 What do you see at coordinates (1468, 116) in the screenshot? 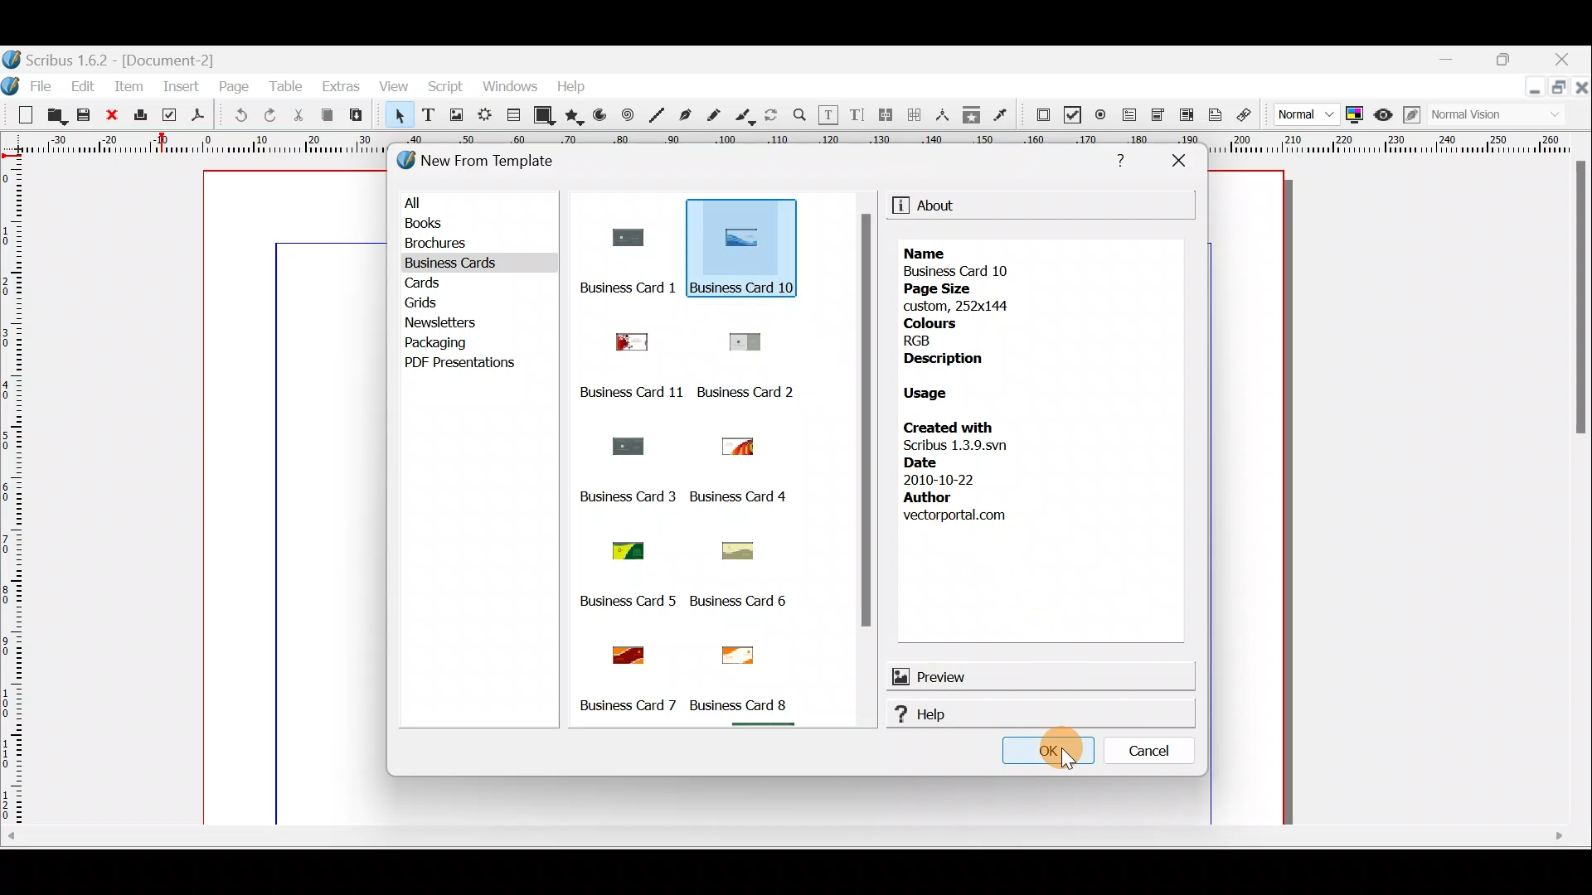
I see `Visual appearance` at bounding box center [1468, 116].